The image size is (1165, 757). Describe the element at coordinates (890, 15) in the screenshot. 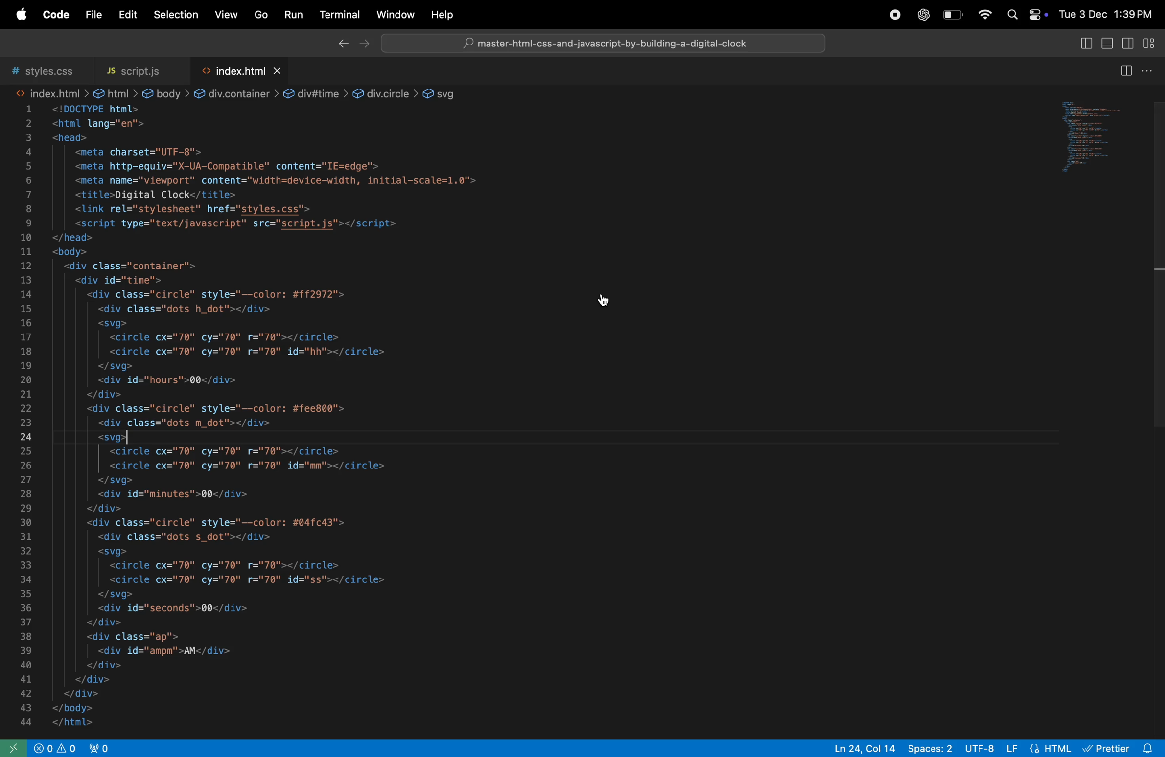

I see `record` at that location.